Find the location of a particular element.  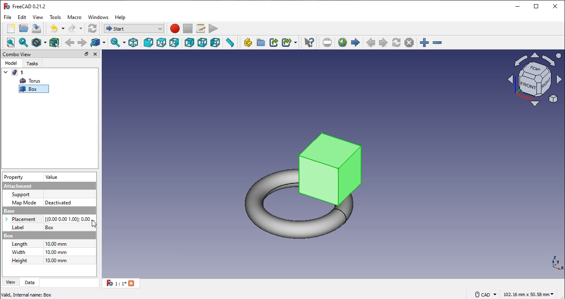

left is located at coordinates (215, 43).